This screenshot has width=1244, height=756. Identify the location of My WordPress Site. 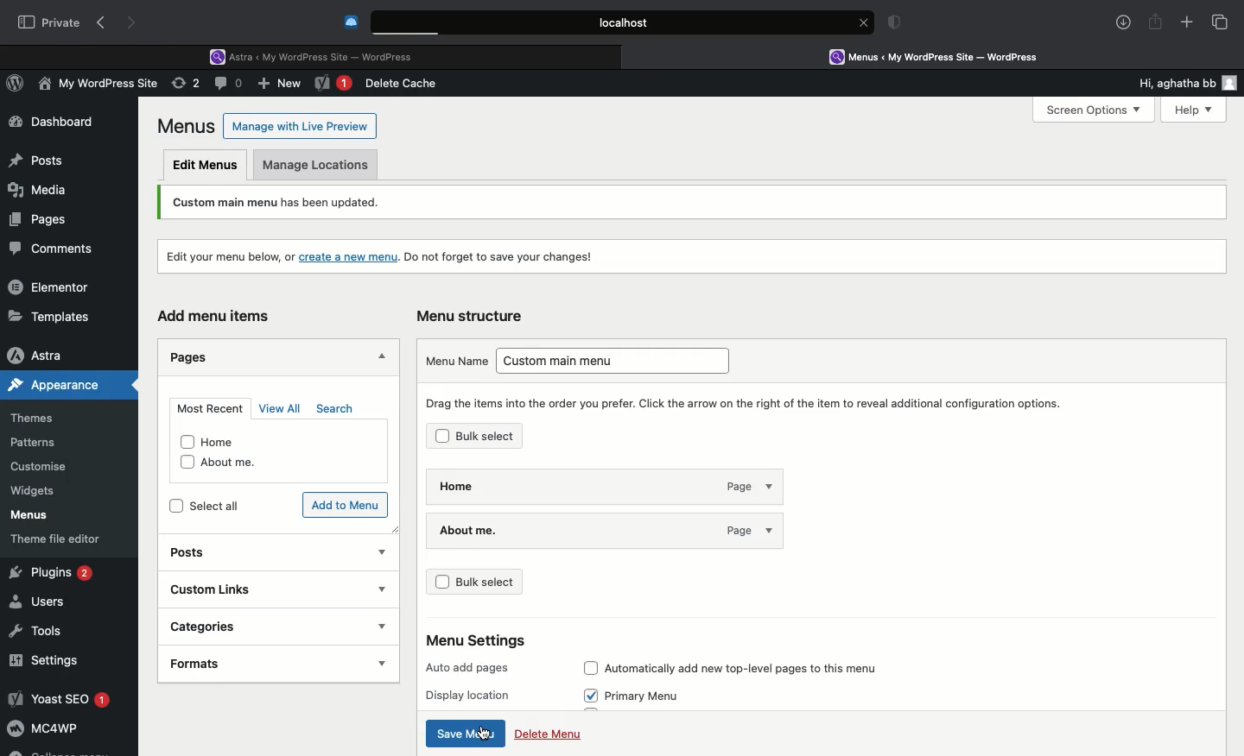
(95, 86).